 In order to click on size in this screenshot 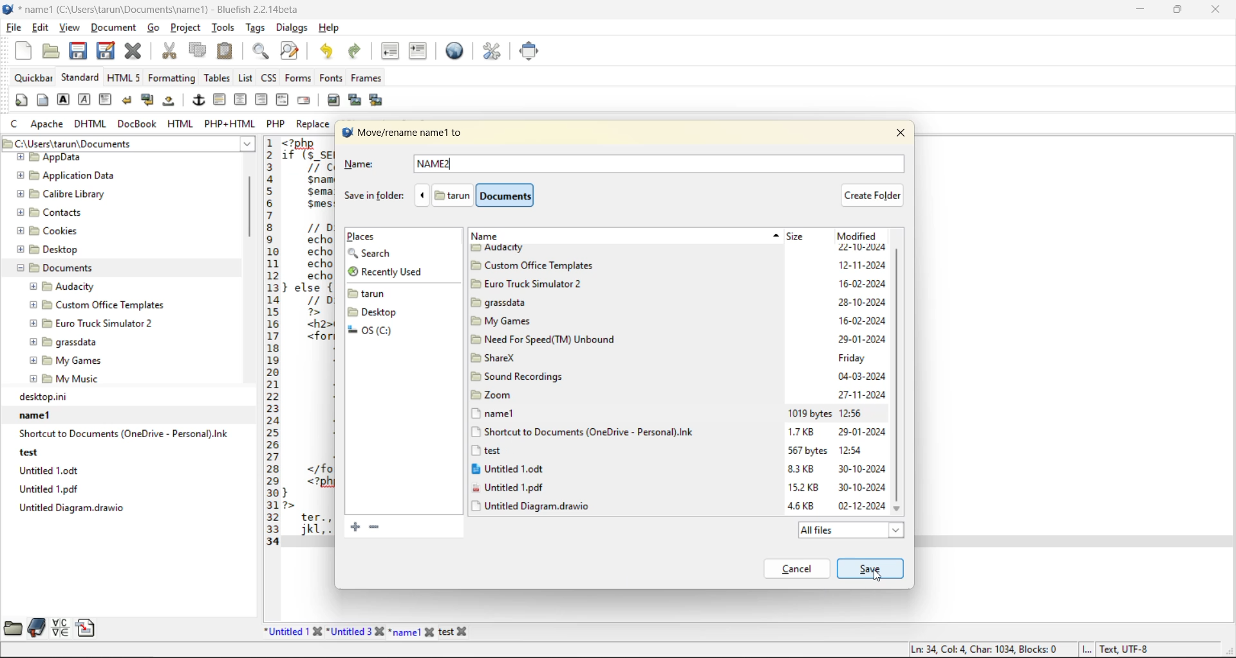, I will do `click(801, 236)`.